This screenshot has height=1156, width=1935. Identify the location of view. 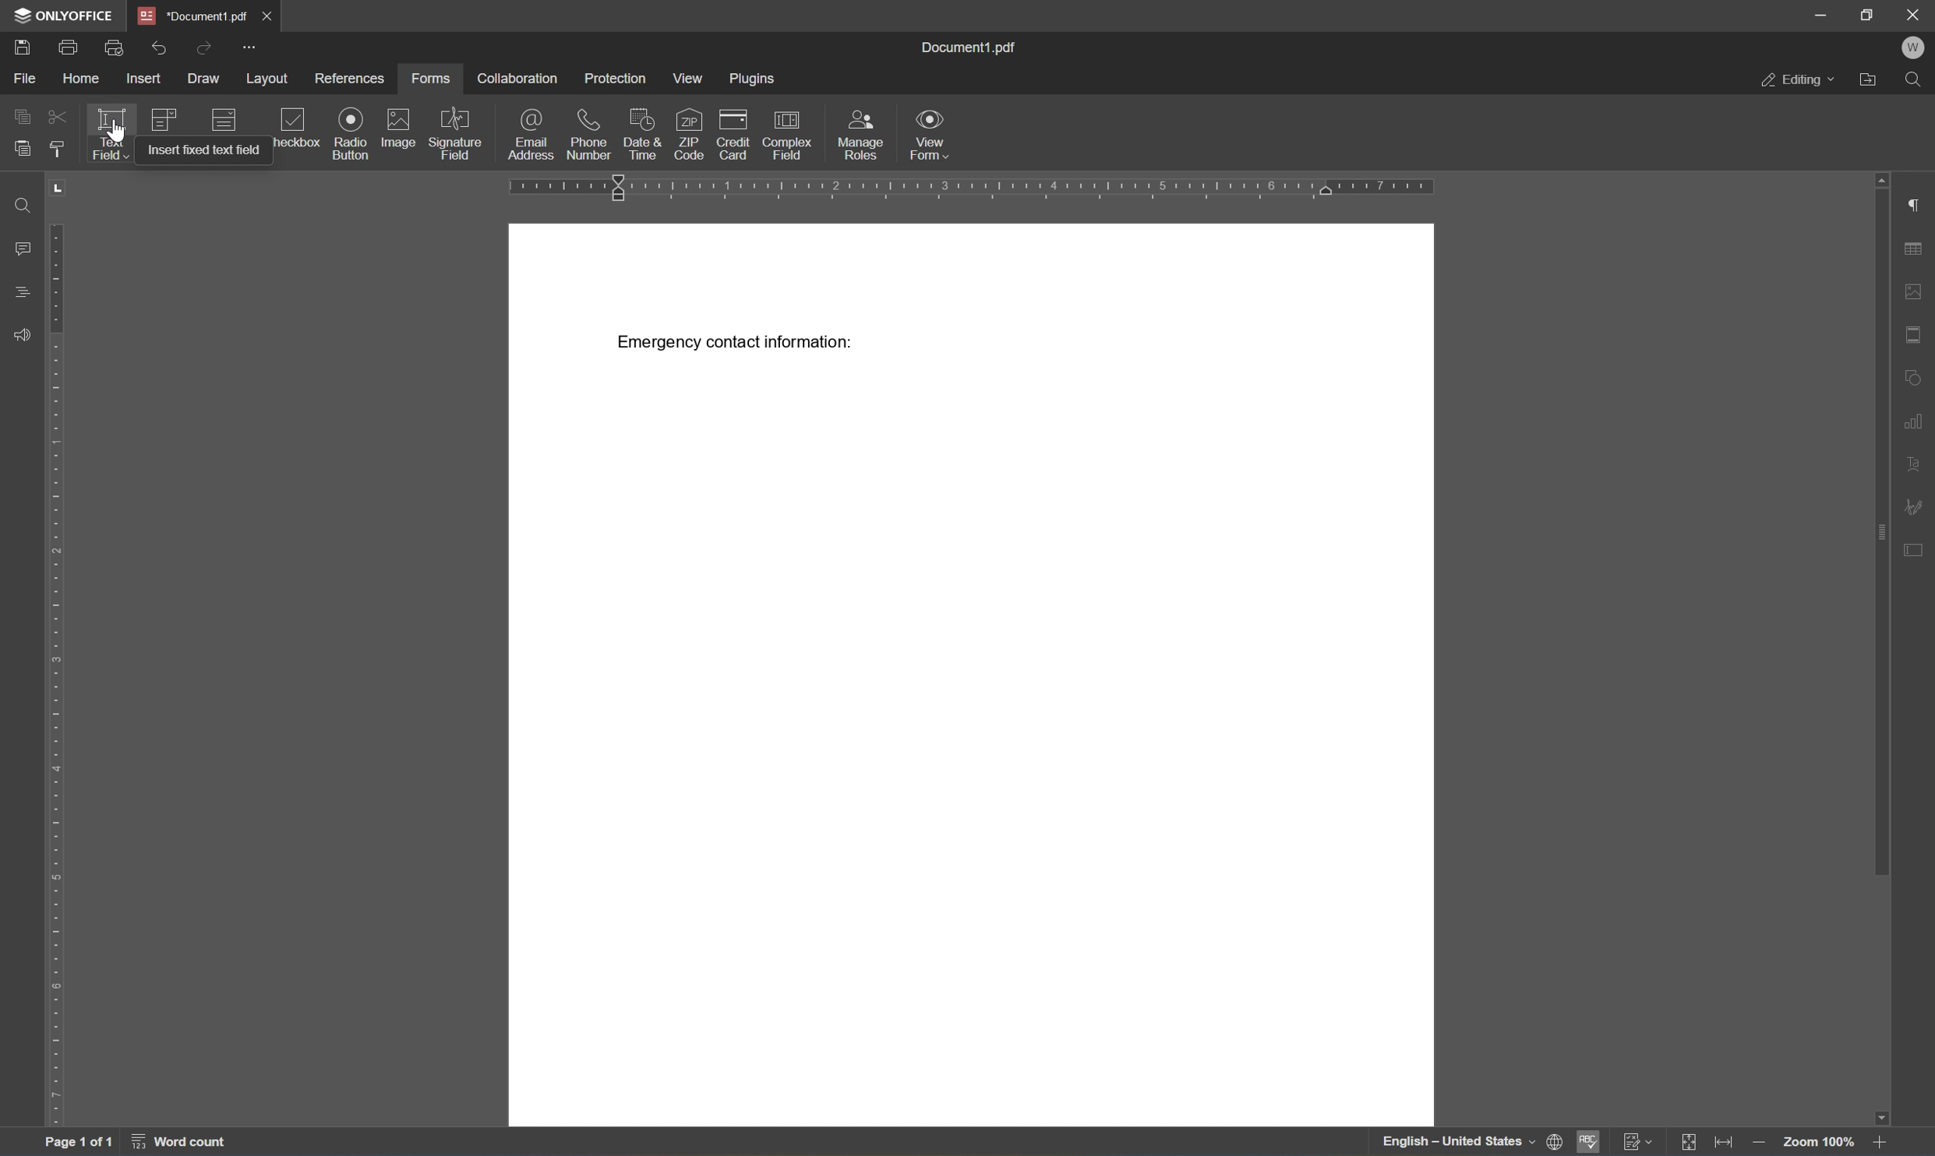
(692, 79).